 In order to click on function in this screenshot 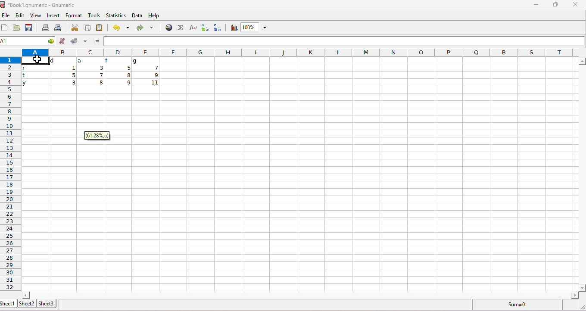, I will do `click(180, 28)`.